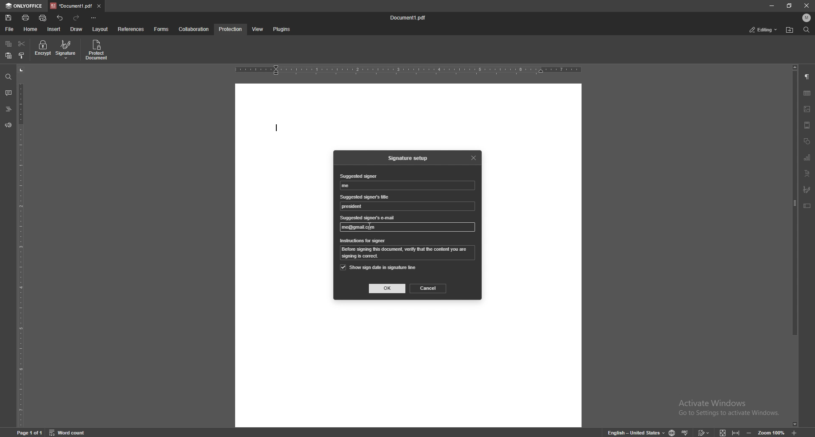 This screenshot has height=437, width=815. Describe the element at coordinates (807, 125) in the screenshot. I see `header and footer` at that location.